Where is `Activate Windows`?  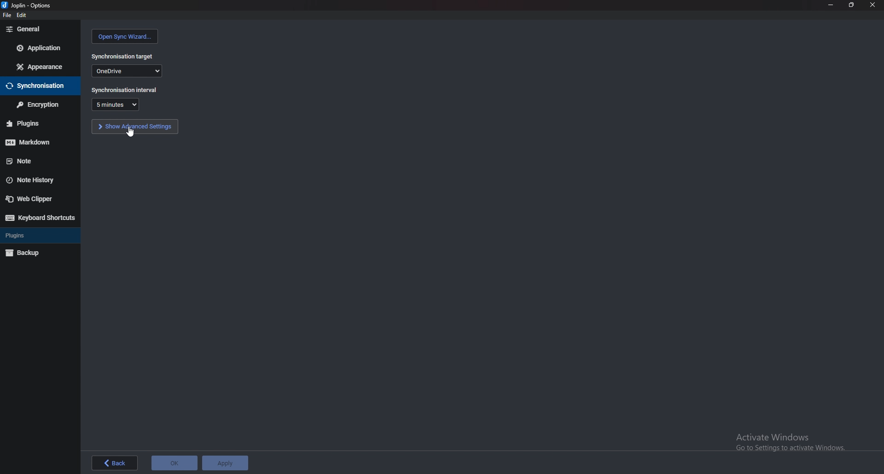 Activate Windows is located at coordinates (789, 441).